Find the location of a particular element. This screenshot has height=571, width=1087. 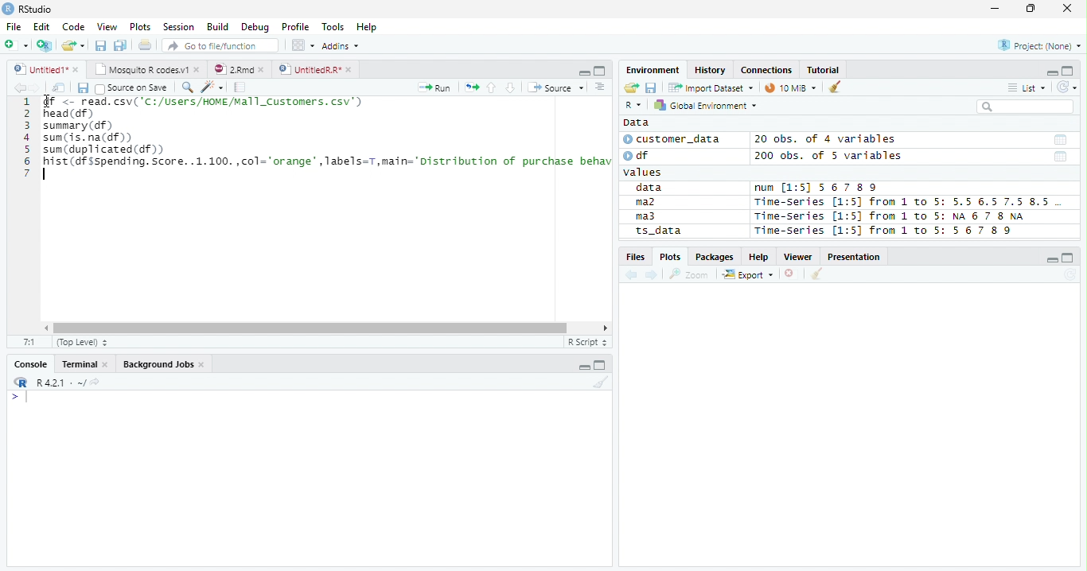

Code Tools is located at coordinates (212, 87).